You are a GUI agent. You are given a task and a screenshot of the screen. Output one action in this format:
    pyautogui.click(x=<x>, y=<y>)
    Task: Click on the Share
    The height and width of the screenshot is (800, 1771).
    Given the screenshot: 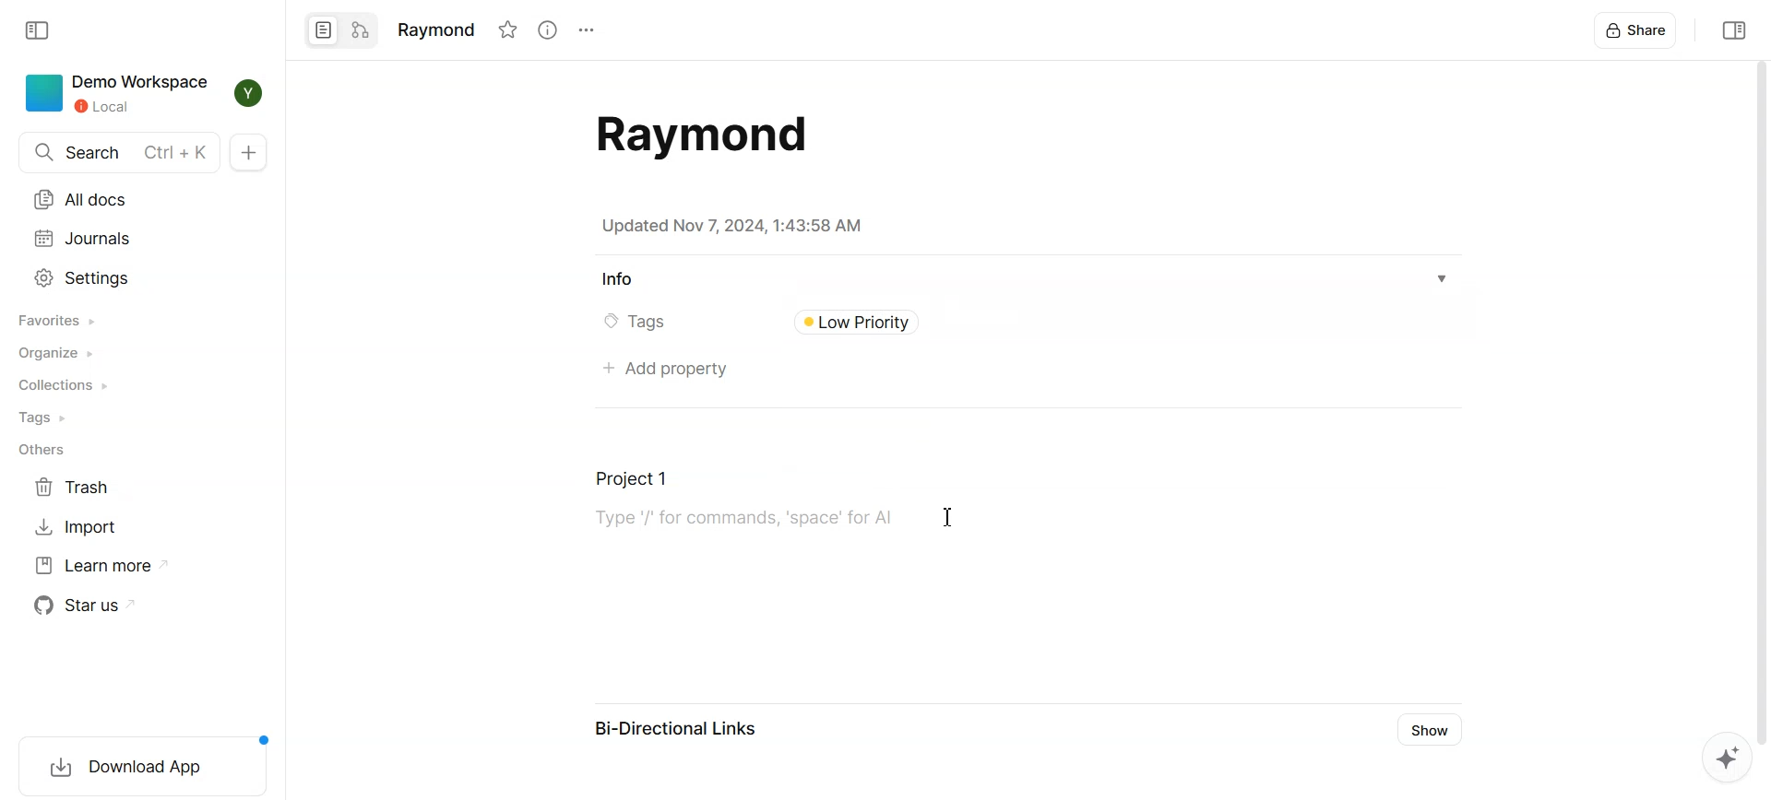 What is the action you would take?
    pyautogui.click(x=1637, y=29)
    